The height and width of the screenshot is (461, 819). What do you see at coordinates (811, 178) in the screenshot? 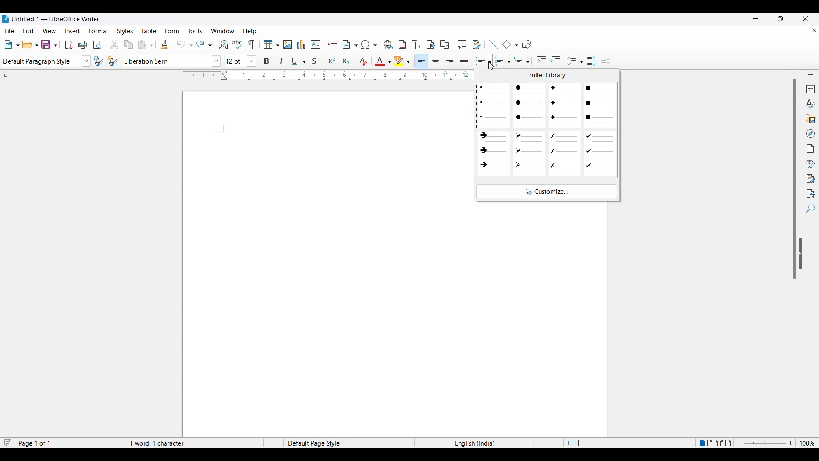
I see `Manage changes` at bounding box center [811, 178].